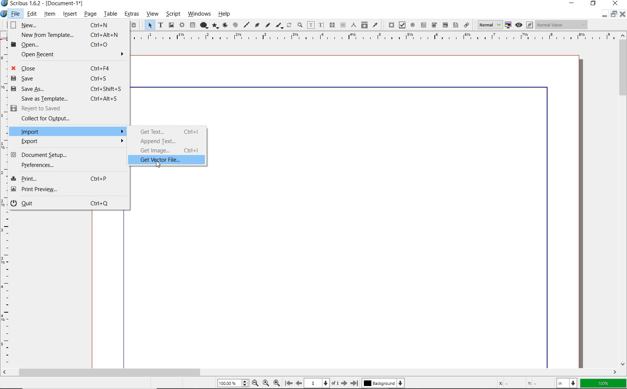 Image resolution: width=627 pixels, height=389 pixels. I want to click on pdf combo box, so click(434, 25).